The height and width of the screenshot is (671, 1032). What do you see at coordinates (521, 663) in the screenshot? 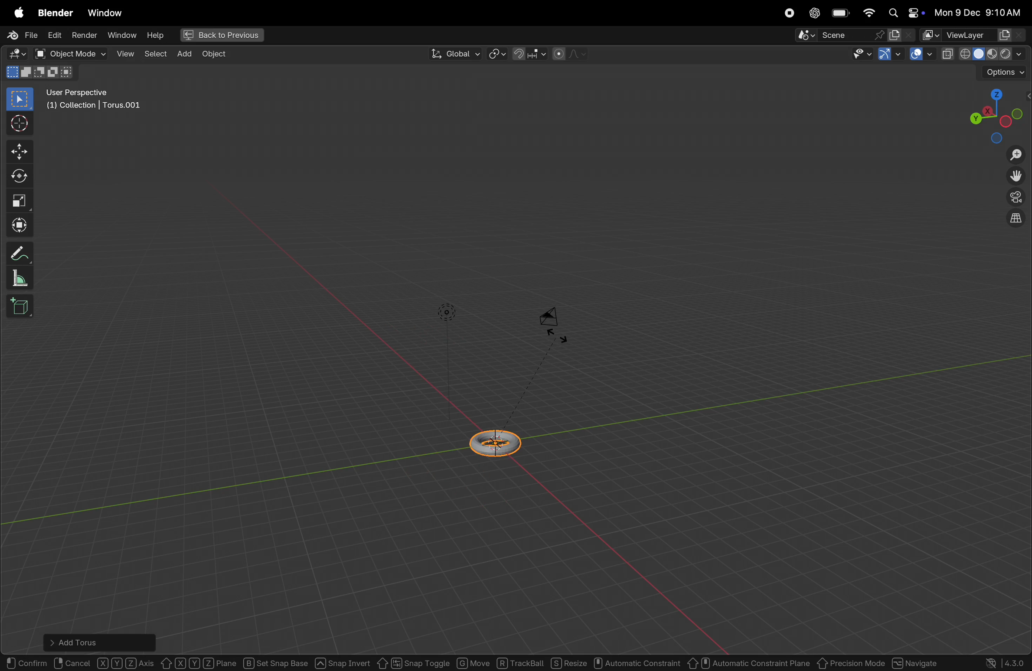
I see `trackball` at bounding box center [521, 663].